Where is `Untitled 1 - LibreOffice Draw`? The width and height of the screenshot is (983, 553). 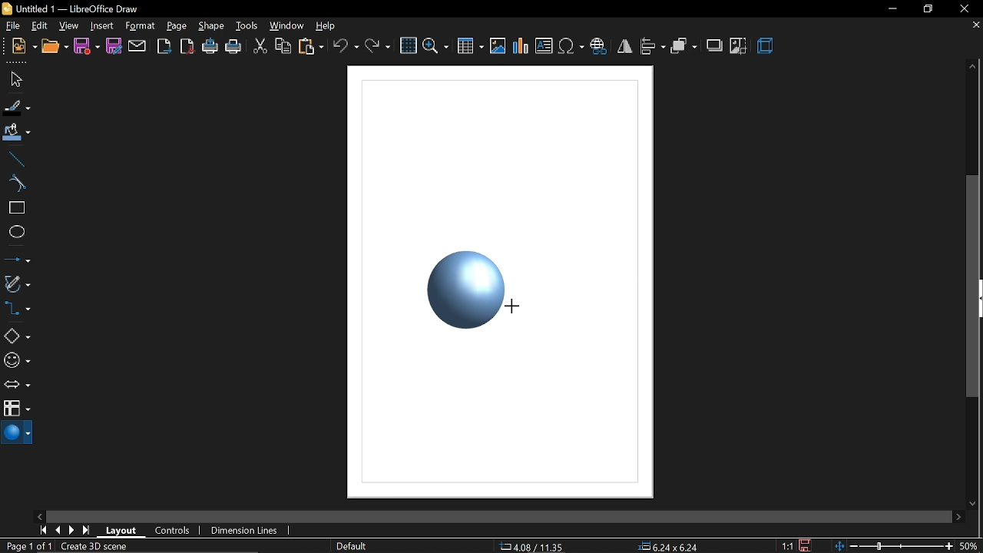
Untitled 1 - LibreOffice Draw is located at coordinates (70, 7).